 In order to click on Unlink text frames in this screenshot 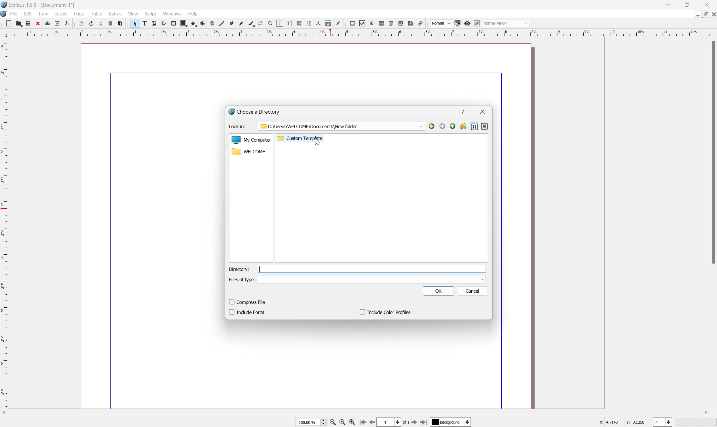, I will do `click(309, 23)`.